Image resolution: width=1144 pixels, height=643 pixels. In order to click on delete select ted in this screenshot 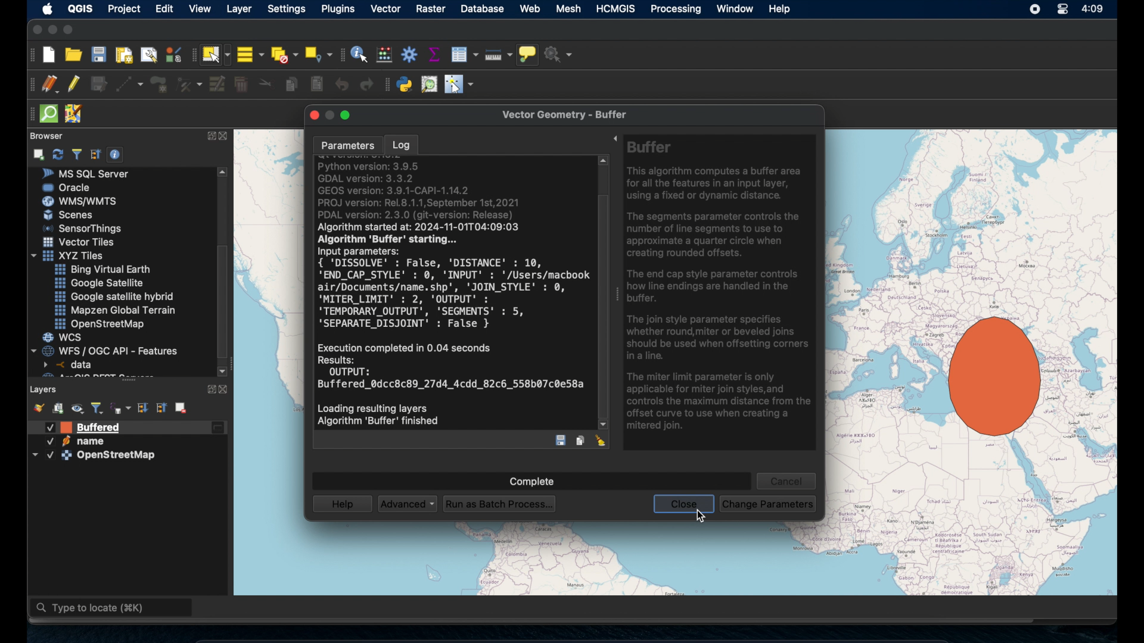, I will do `click(241, 85)`.